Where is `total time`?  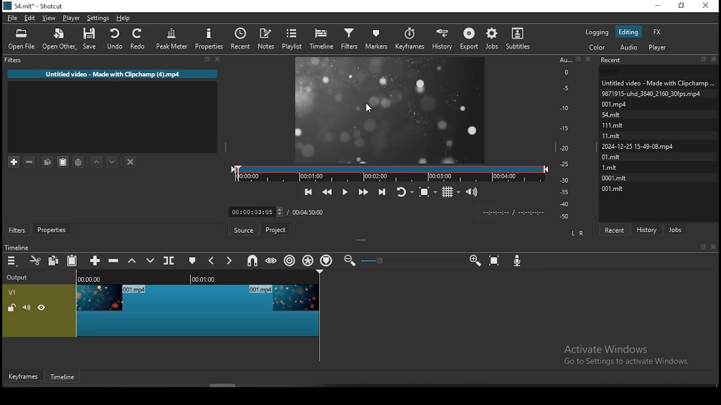 total time is located at coordinates (309, 211).